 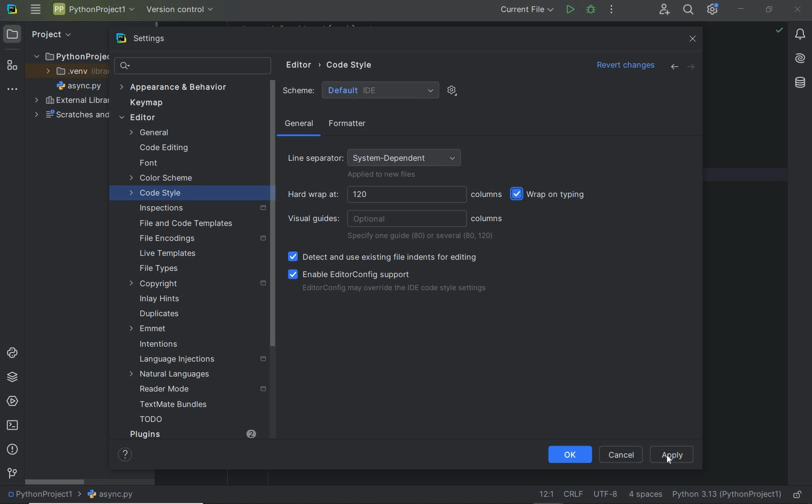 What do you see at coordinates (159, 299) in the screenshot?
I see `Inlay Hints` at bounding box center [159, 299].